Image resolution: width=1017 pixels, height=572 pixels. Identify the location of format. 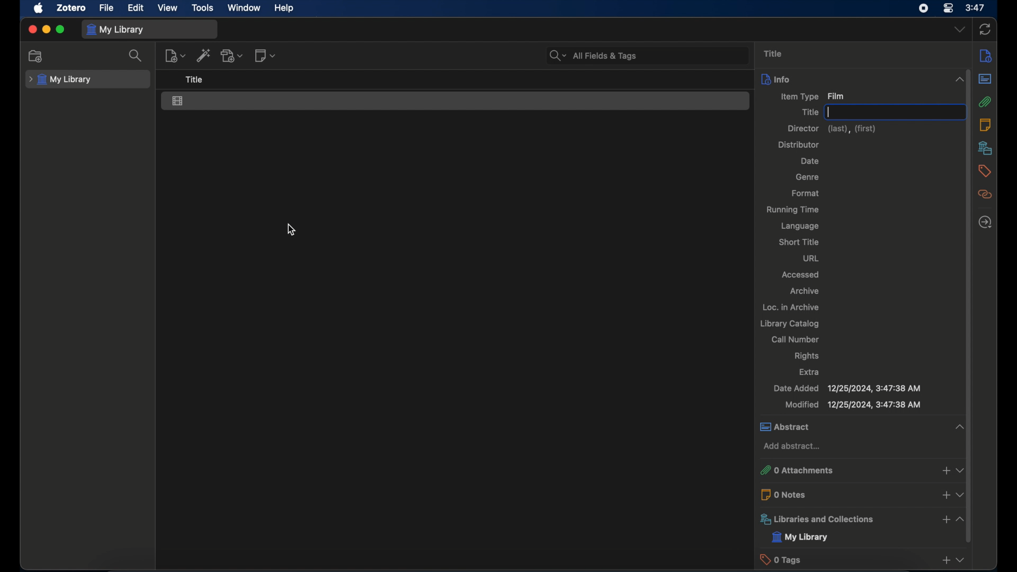
(805, 193).